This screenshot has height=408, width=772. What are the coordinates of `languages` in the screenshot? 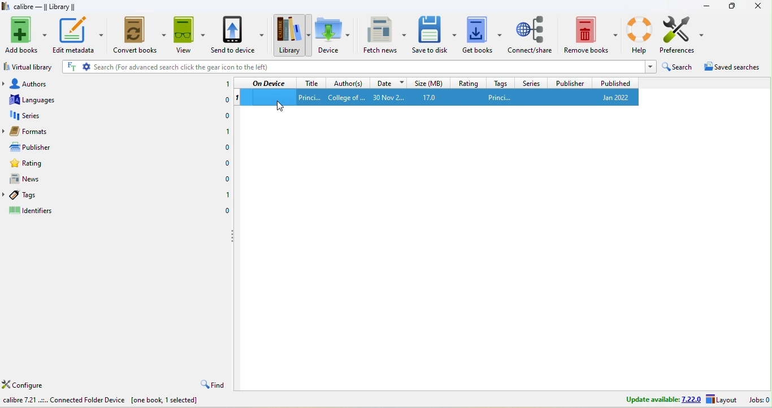 It's located at (32, 99).